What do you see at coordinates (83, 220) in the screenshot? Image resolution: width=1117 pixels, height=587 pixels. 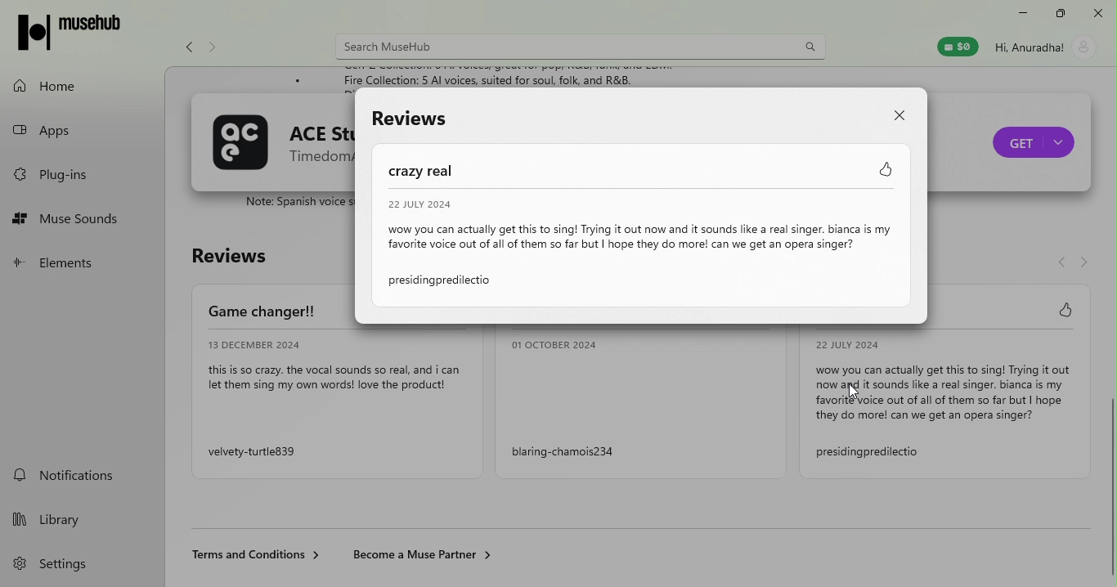 I see `muse sounds` at bounding box center [83, 220].